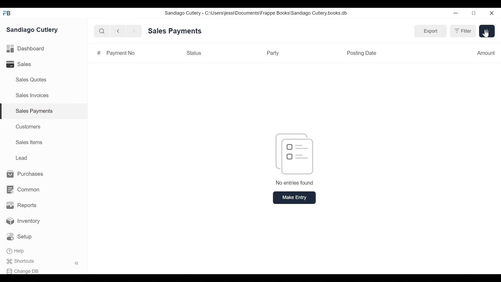 The width and height of the screenshot is (501, 282). I want to click on Navigate Back, so click(117, 31).